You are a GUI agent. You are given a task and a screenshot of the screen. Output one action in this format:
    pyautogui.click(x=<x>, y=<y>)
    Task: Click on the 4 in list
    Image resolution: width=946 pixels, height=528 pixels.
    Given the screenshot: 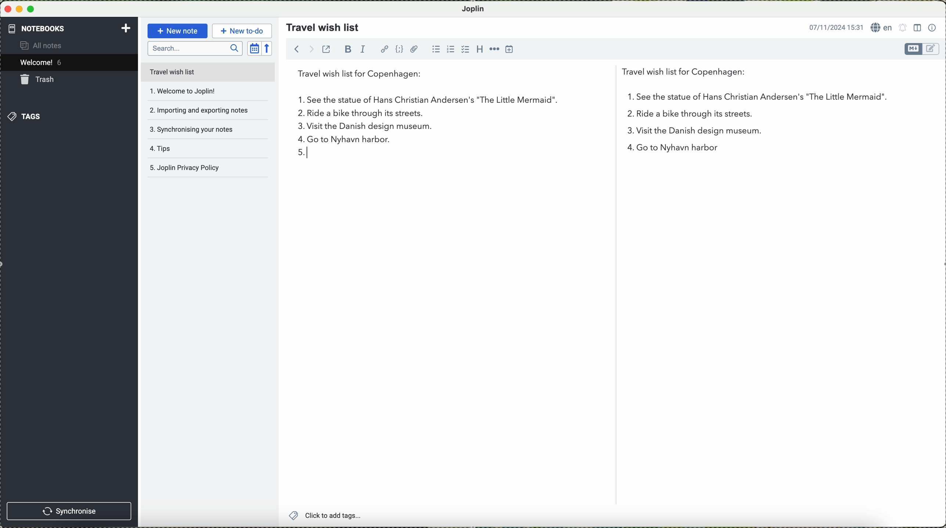 What is the action you would take?
    pyautogui.click(x=300, y=140)
    